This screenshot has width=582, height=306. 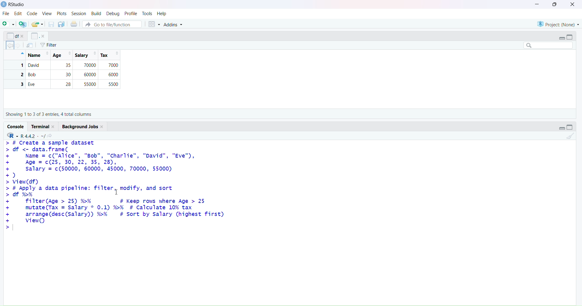 I want to click on workspace panes, so click(x=154, y=24).